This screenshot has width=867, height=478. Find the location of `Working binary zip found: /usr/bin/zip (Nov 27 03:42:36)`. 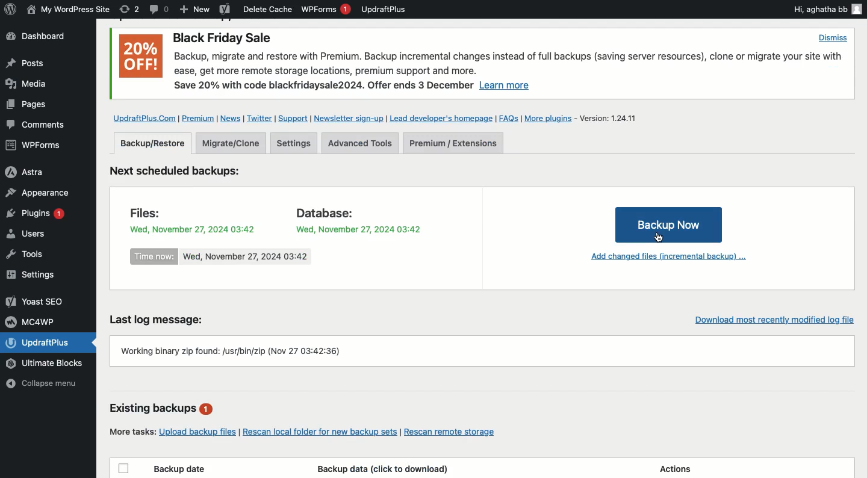

Working binary zip found: /usr/bin/zip (Nov 27 03:42:36) is located at coordinates (483, 350).